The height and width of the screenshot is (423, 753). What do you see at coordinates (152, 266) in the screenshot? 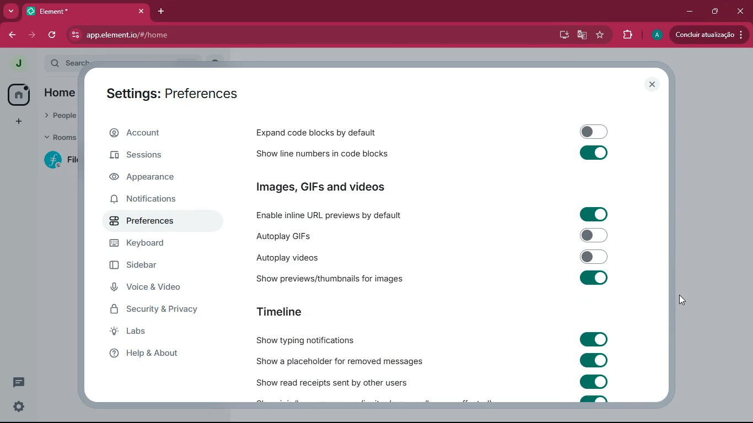
I see `sidebar` at bounding box center [152, 266].